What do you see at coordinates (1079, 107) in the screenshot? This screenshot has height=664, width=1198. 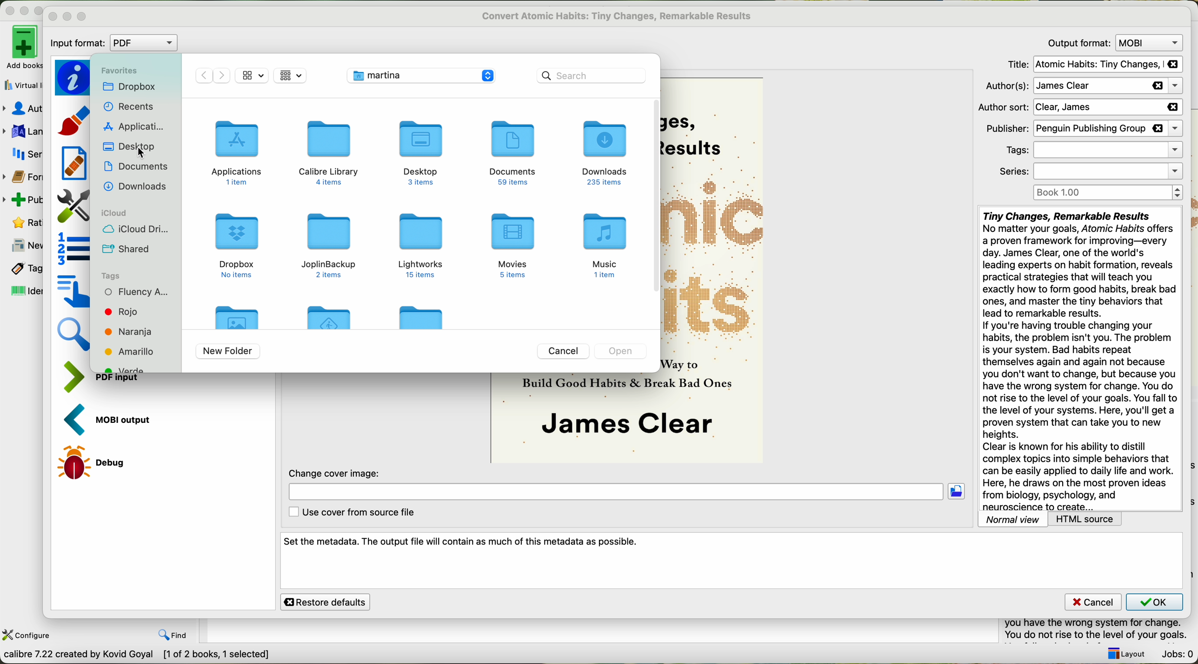 I see `author sort` at bounding box center [1079, 107].